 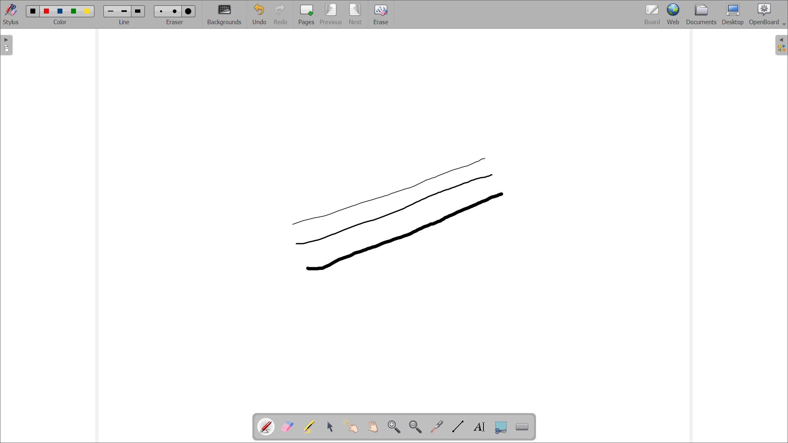 What do you see at coordinates (224, 14) in the screenshot?
I see `backgrounds` at bounding box center [224, 14].